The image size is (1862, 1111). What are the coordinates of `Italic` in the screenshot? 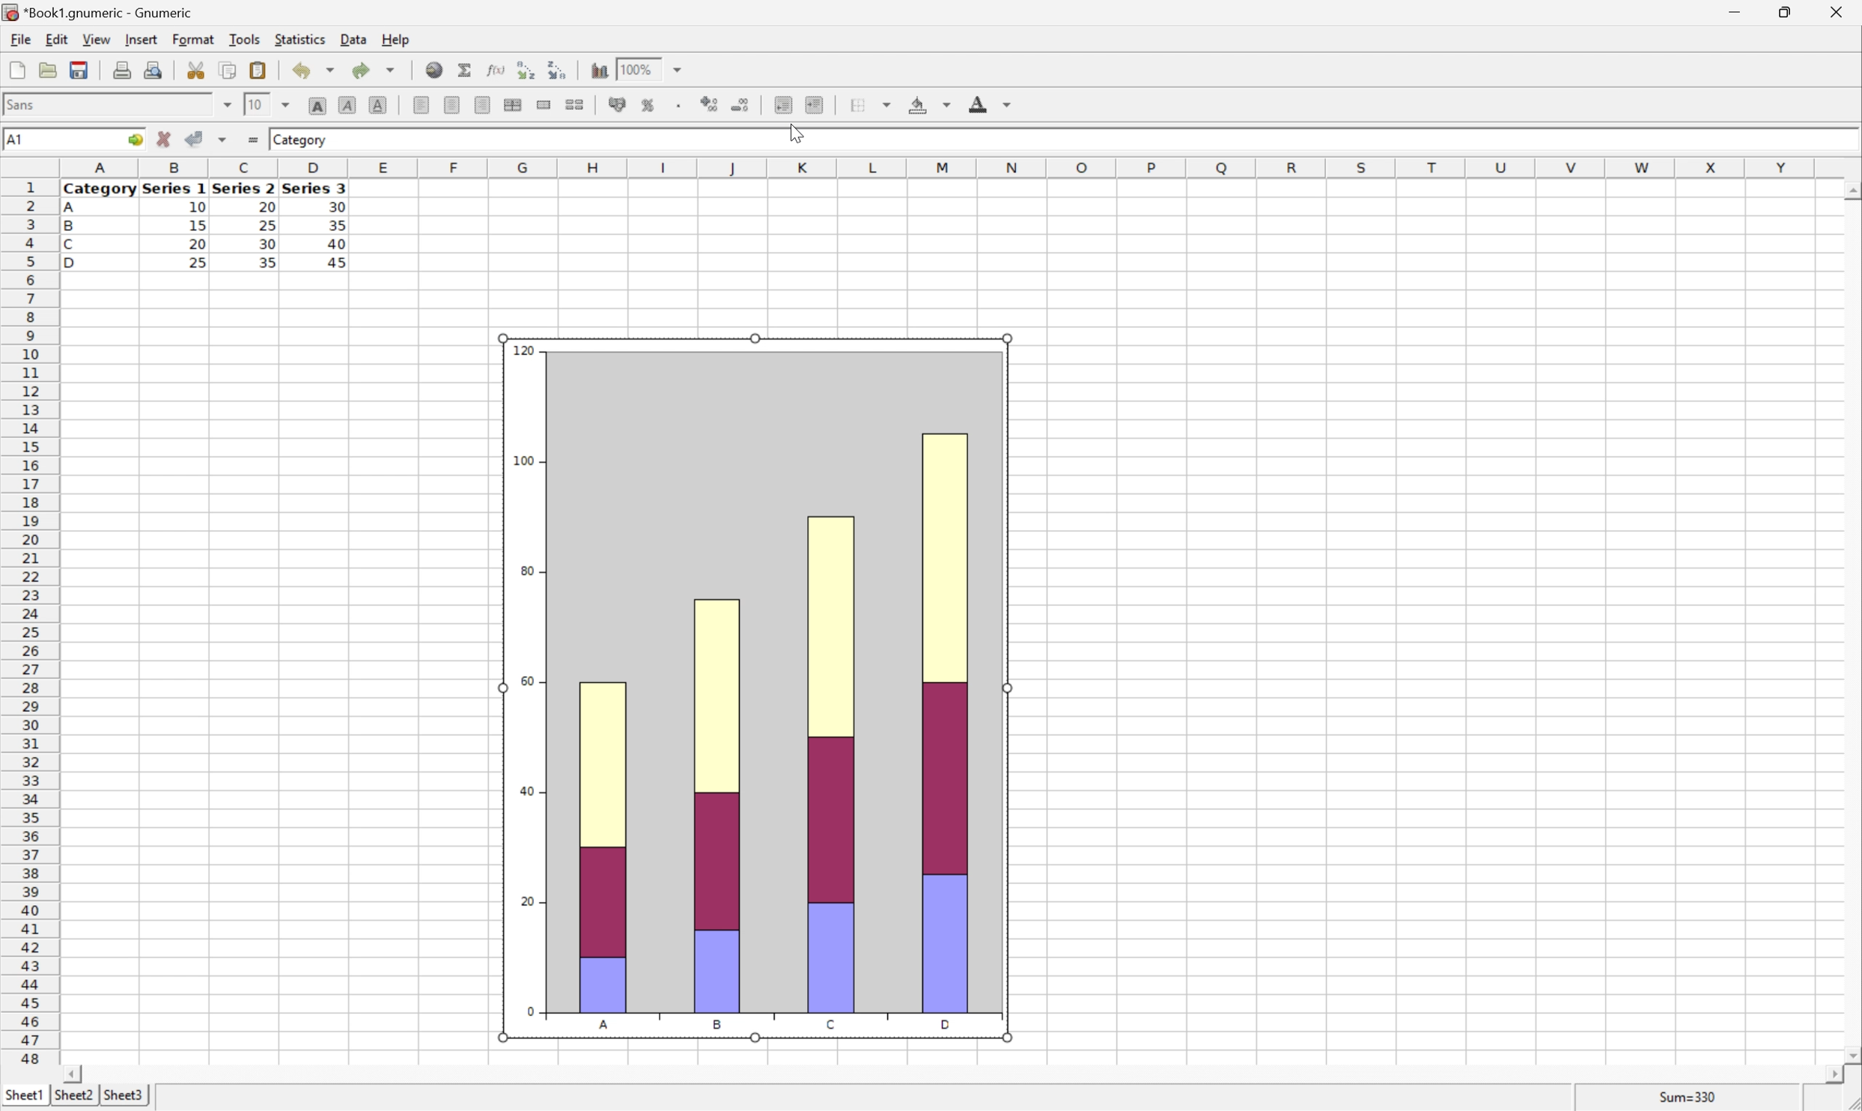 It's located at (347, 105).